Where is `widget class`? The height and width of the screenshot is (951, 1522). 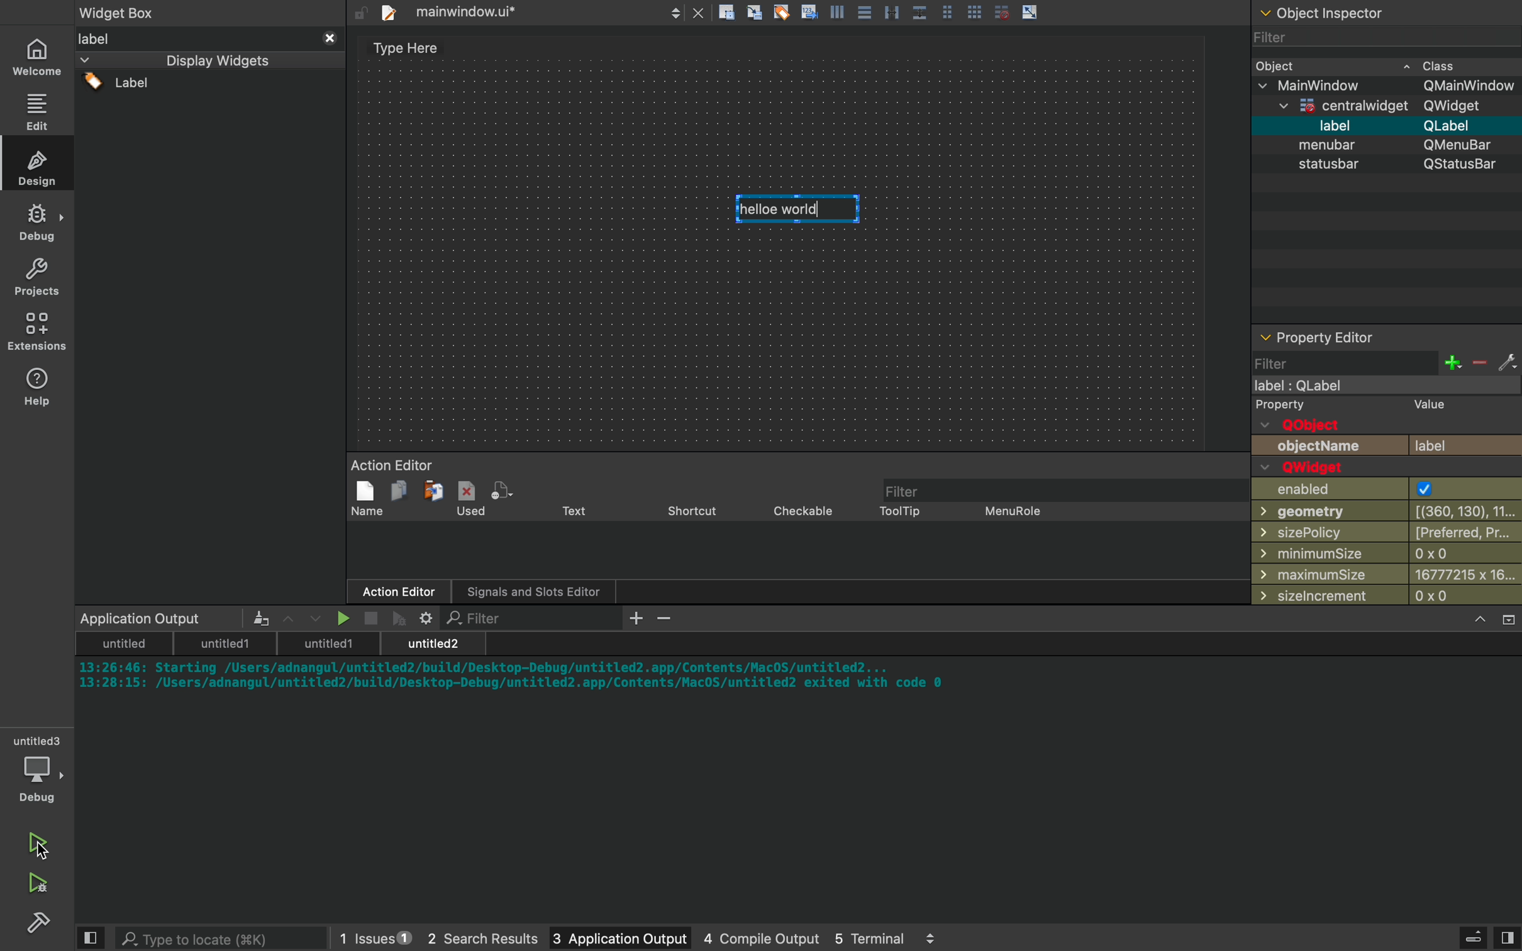
widget class is located at coordinates (1389, 65).